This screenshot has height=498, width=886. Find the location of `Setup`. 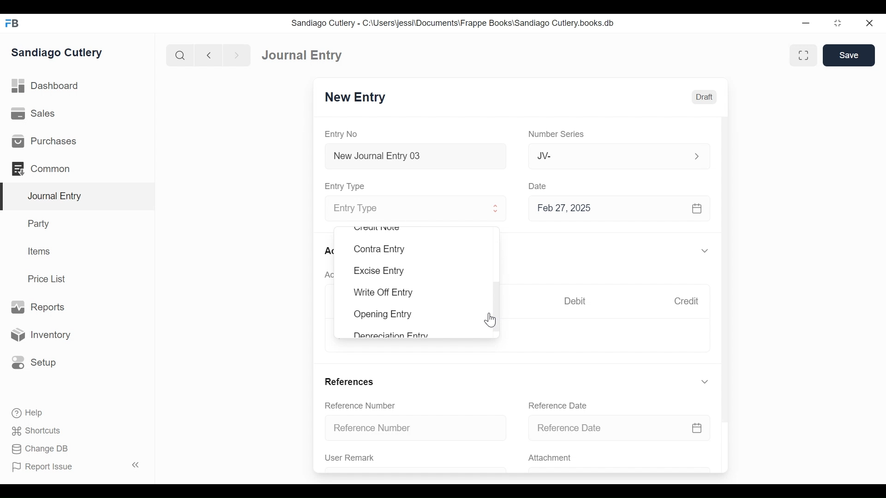

Setup is located at coordinates (34, 363).